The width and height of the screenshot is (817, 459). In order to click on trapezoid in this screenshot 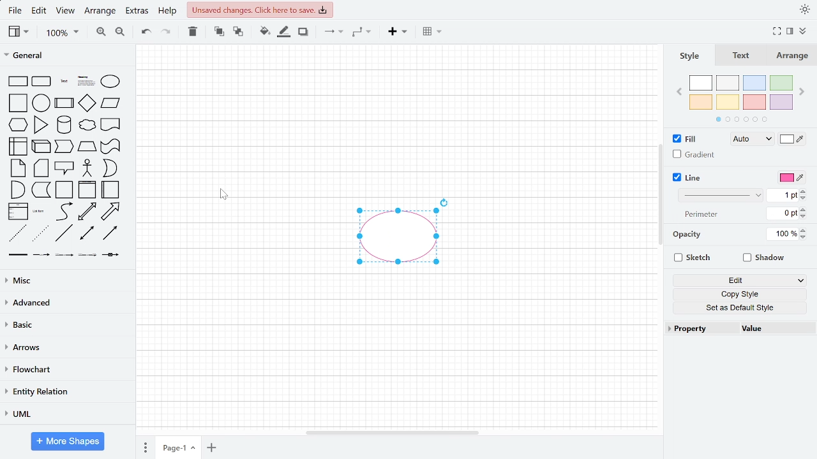, I will do `click(87, 147)`.